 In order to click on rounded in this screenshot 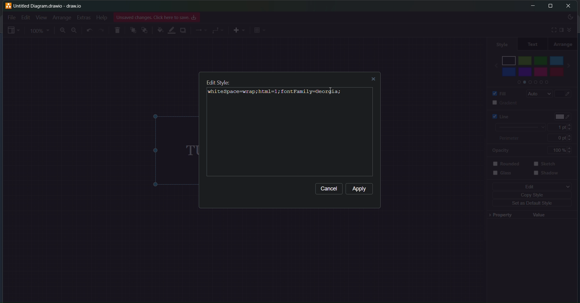, I will do `click(508, 164)`.